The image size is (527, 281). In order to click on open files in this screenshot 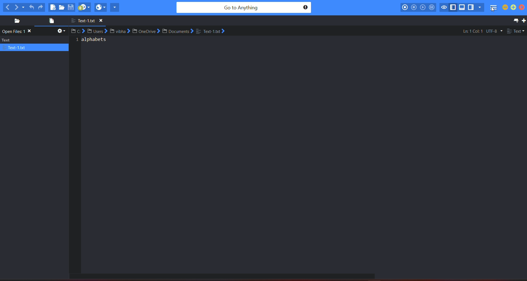, I will do `click(18, 32)`.